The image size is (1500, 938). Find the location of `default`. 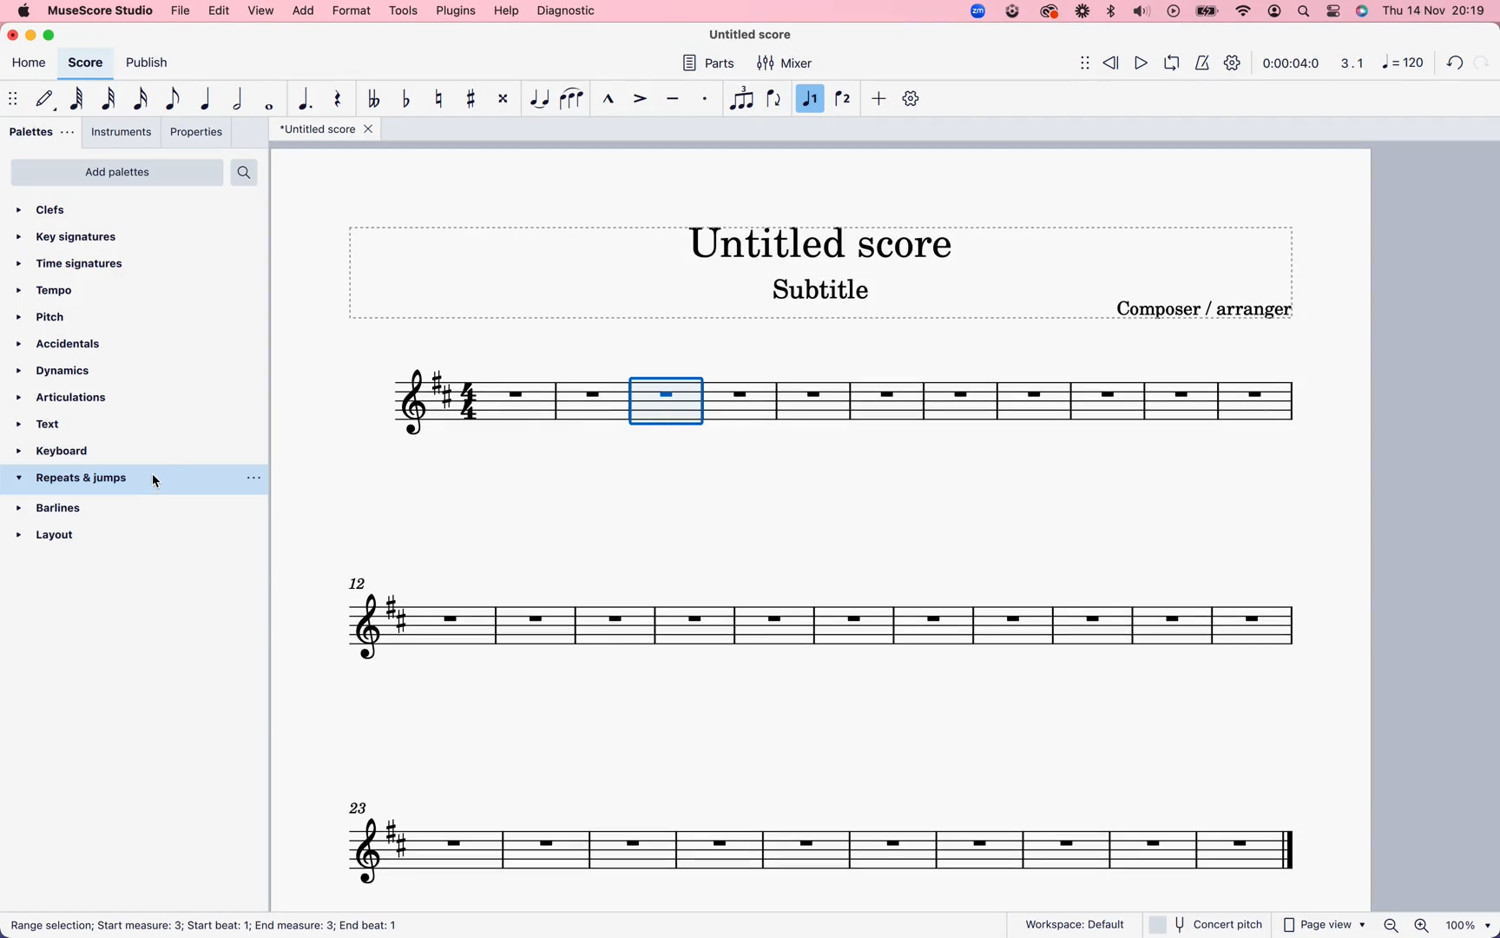

default is located at coordinates (43, 99).